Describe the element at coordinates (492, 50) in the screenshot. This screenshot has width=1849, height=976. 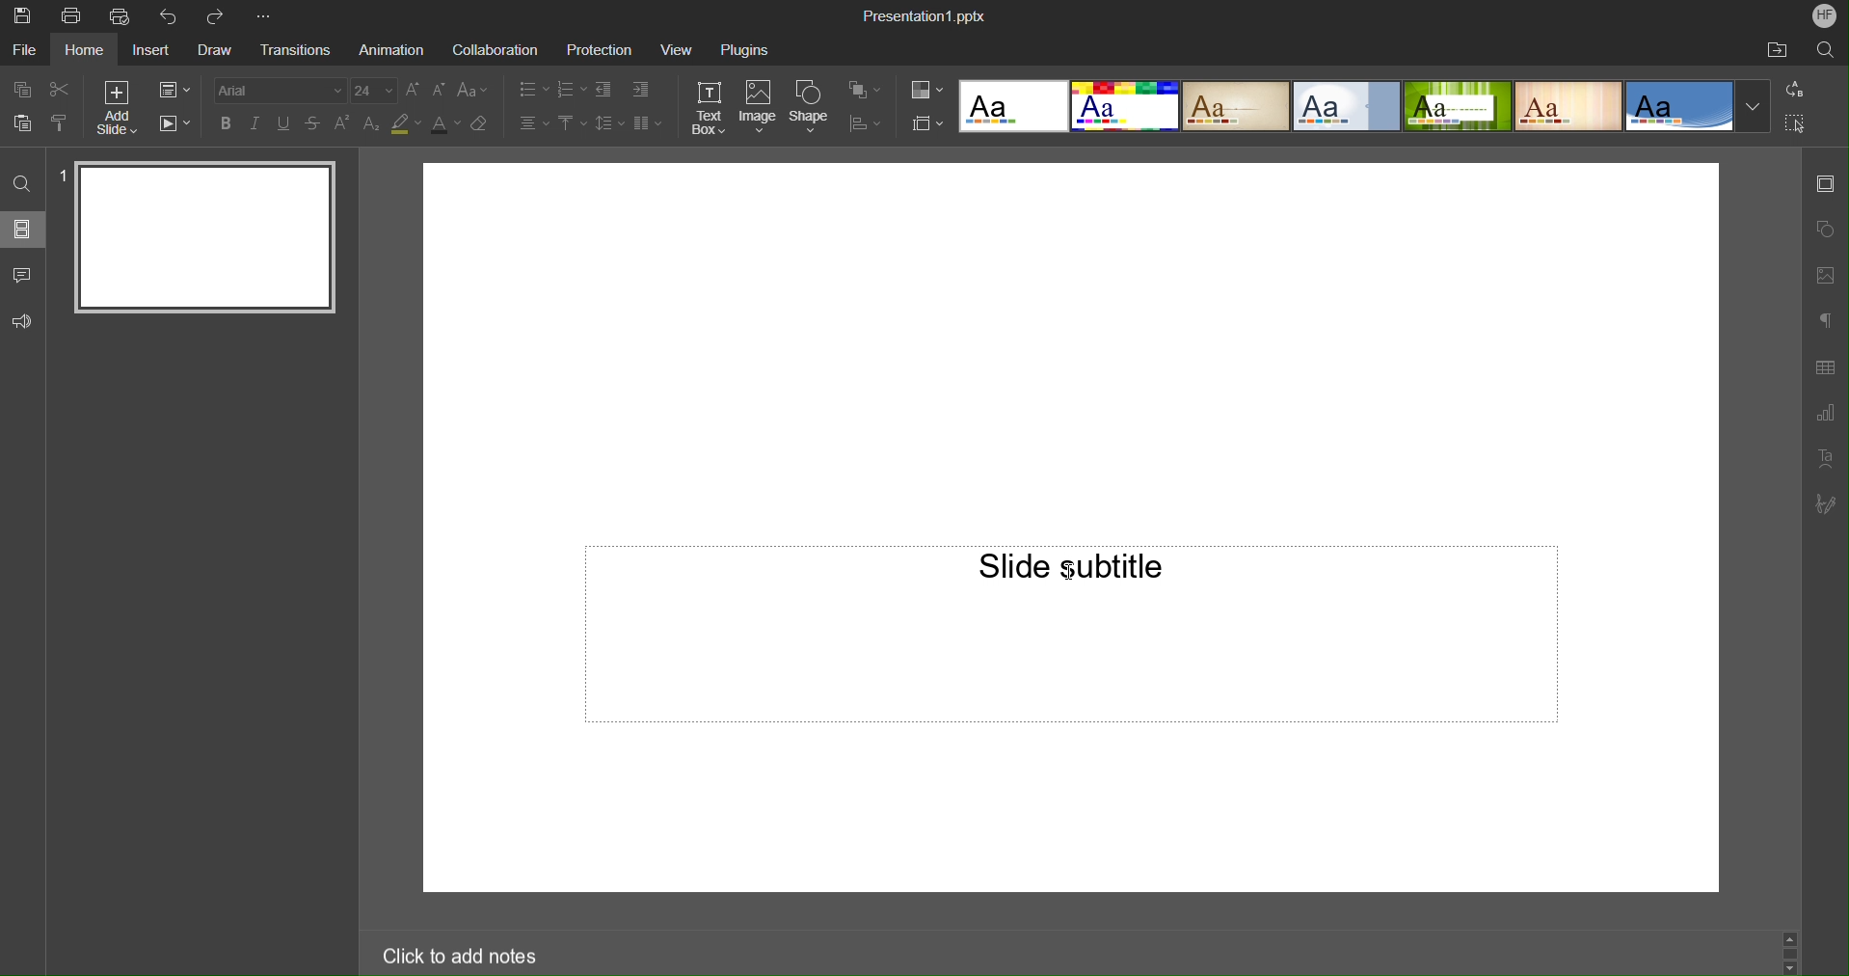
I see `Collaboration` at that location.